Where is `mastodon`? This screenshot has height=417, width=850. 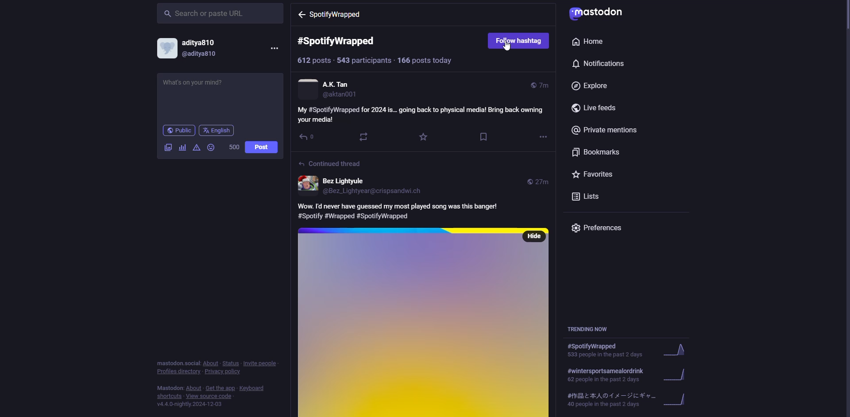
mastodon is located at coordinates (601, 13).